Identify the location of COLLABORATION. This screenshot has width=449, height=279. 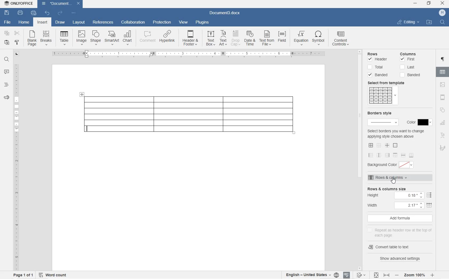
(133, 22).